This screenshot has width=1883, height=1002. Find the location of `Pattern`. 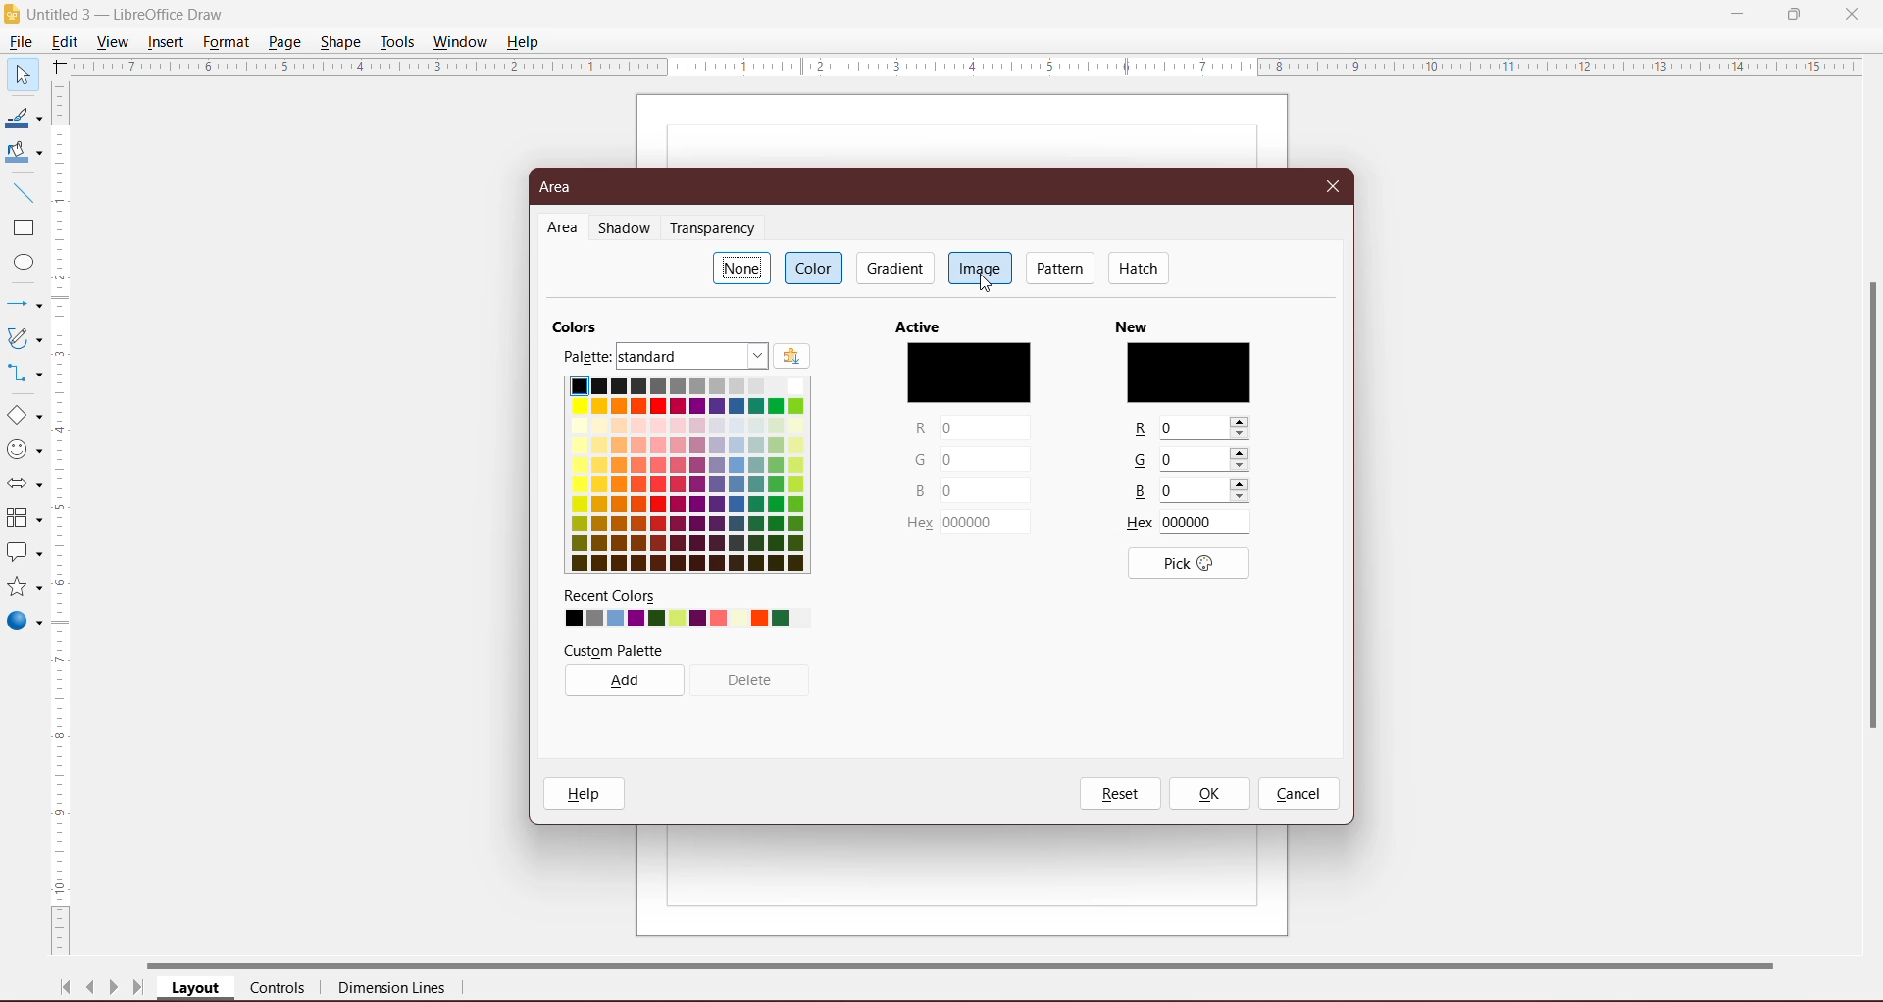

Pattern is located at coordinates (1061, 268).